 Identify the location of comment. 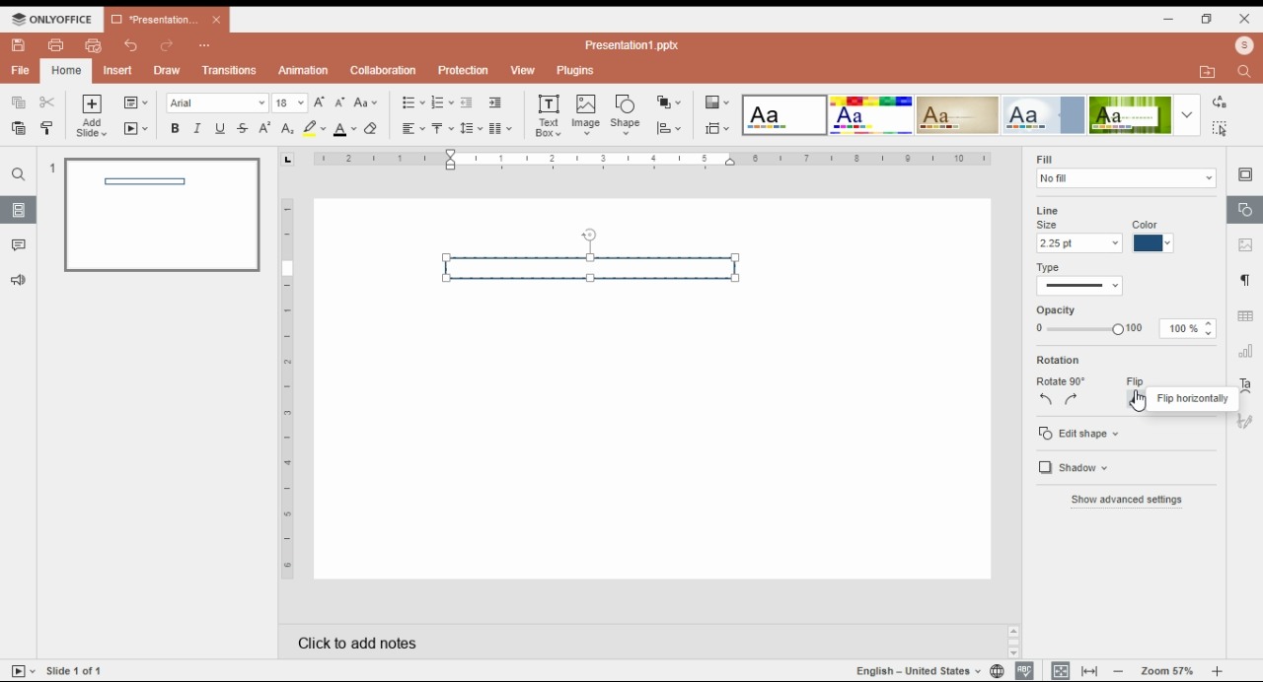
(21, 246).